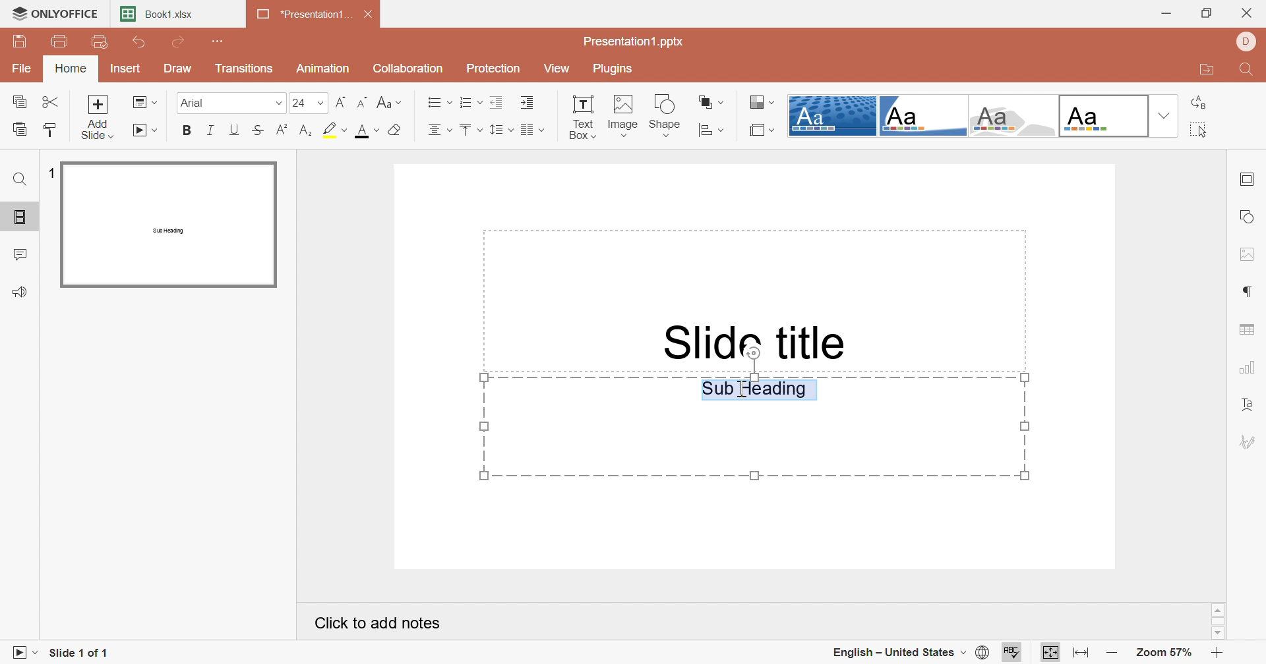  I want to click on Zoom 57%, so click(1165, 653).